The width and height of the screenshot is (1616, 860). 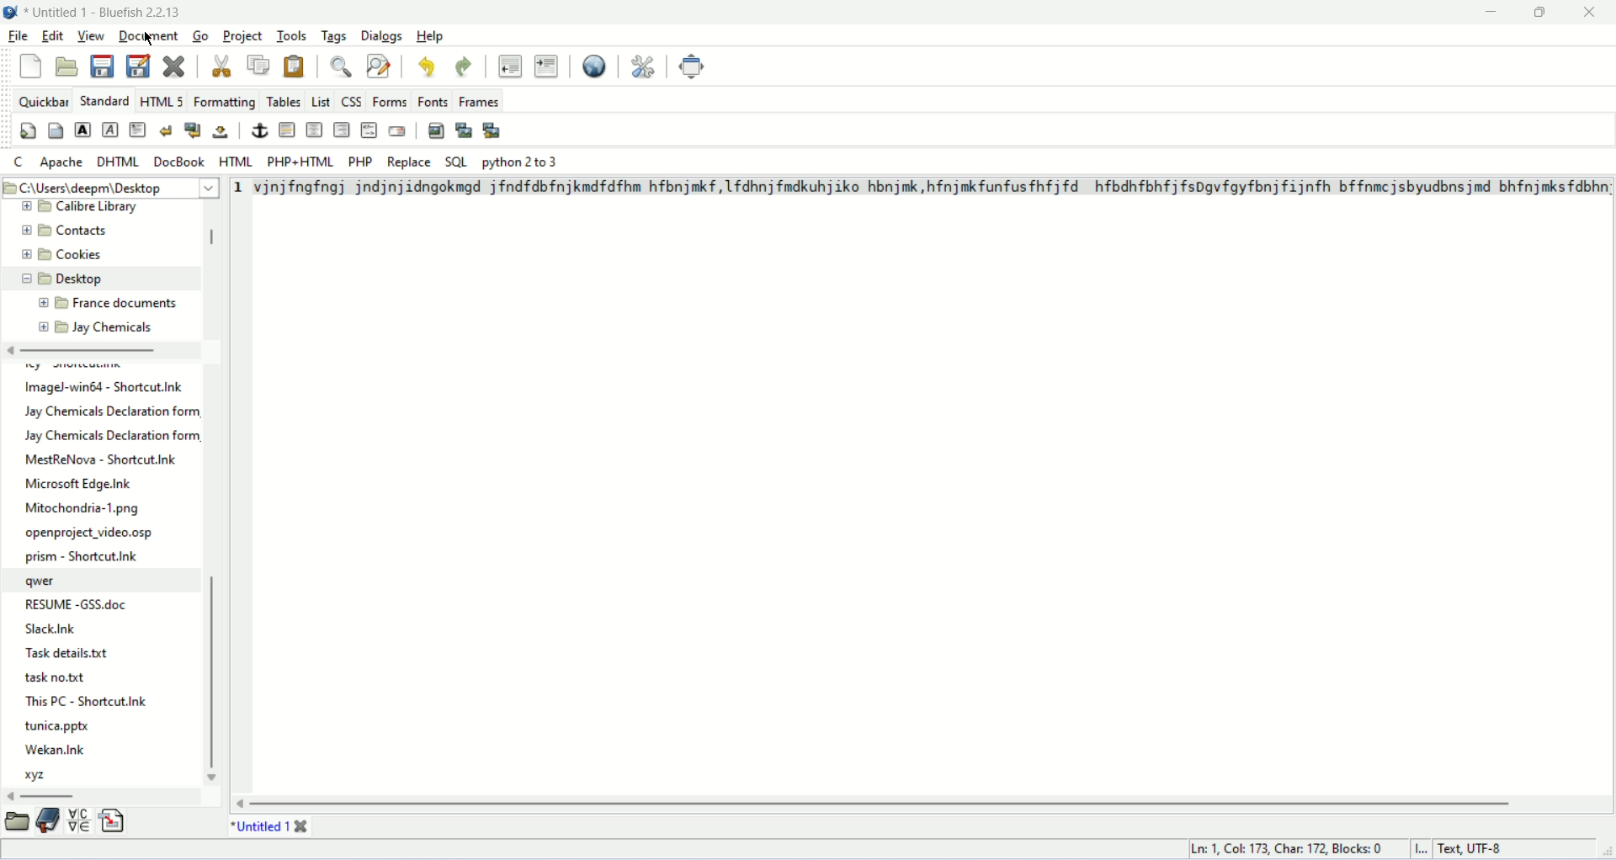 I want to click on Apache, so click(x=62, y=163).